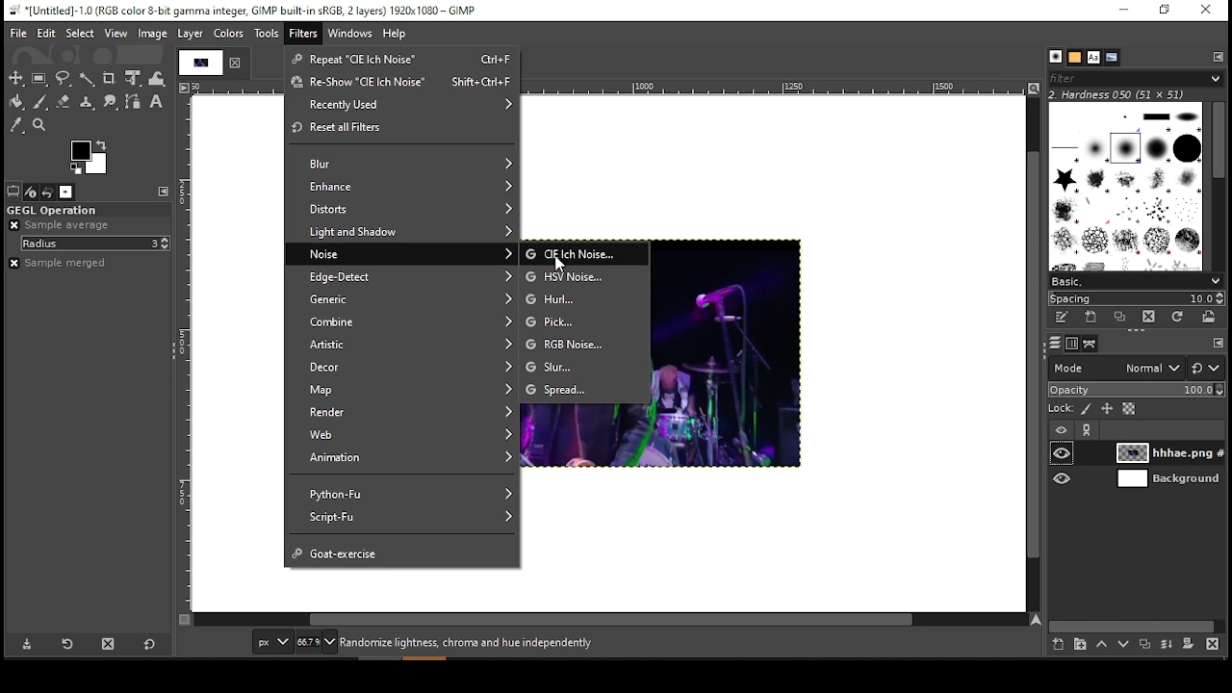 The height and width of the screenshot is (693, 1232). What do you see at coordinates (1091, 343) in the screenshot?
I see `paths` at bounding box center [1091, 343].